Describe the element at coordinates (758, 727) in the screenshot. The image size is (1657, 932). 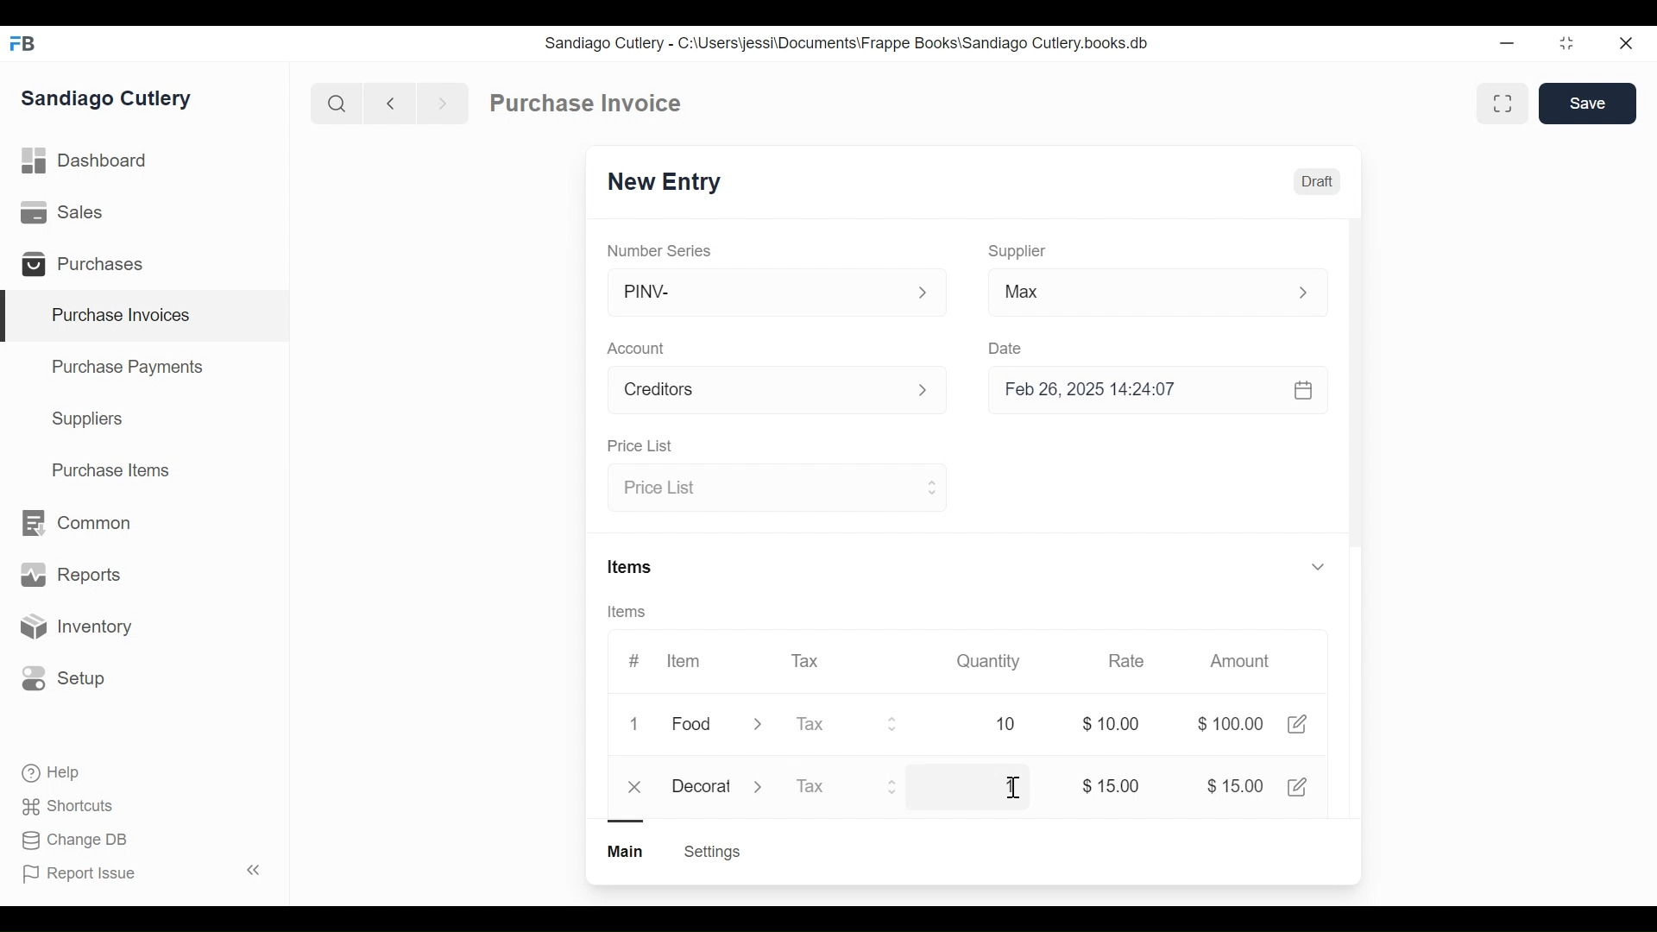
I see `Expand` at that location.